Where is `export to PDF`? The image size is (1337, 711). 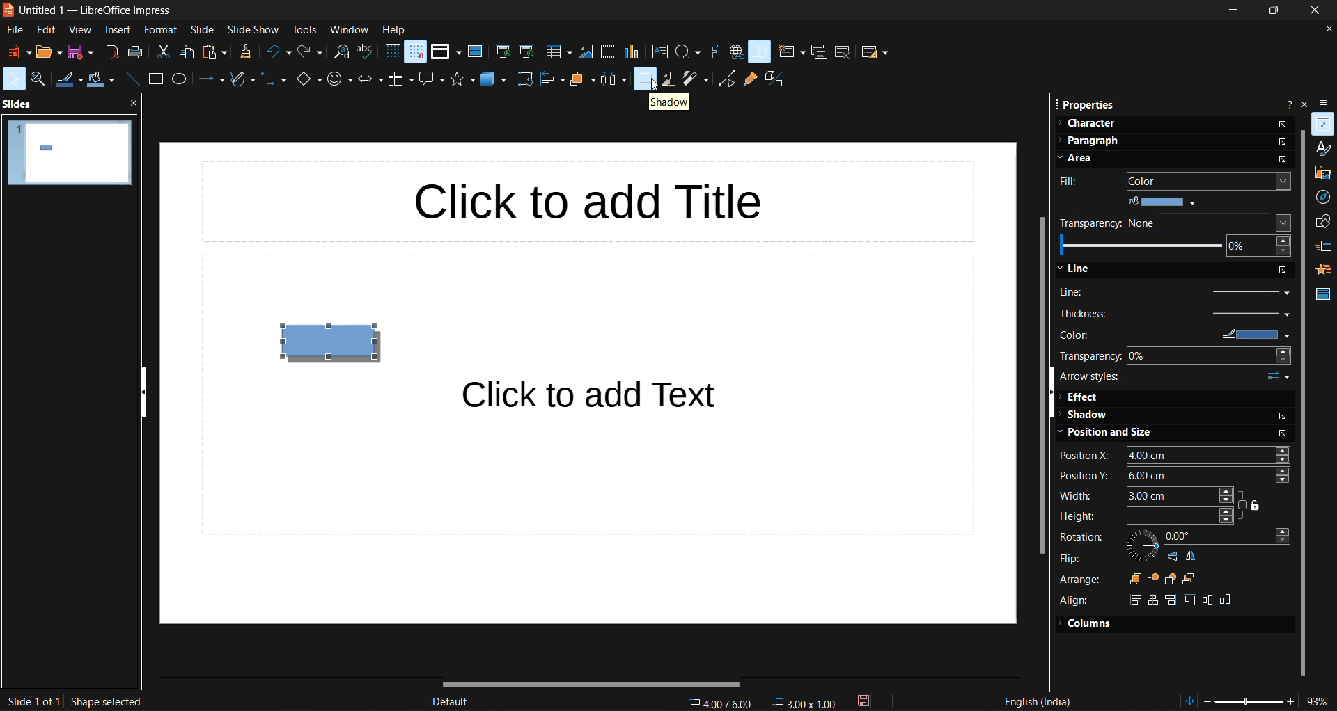 export to PDF is located at coordinates (112, 51).